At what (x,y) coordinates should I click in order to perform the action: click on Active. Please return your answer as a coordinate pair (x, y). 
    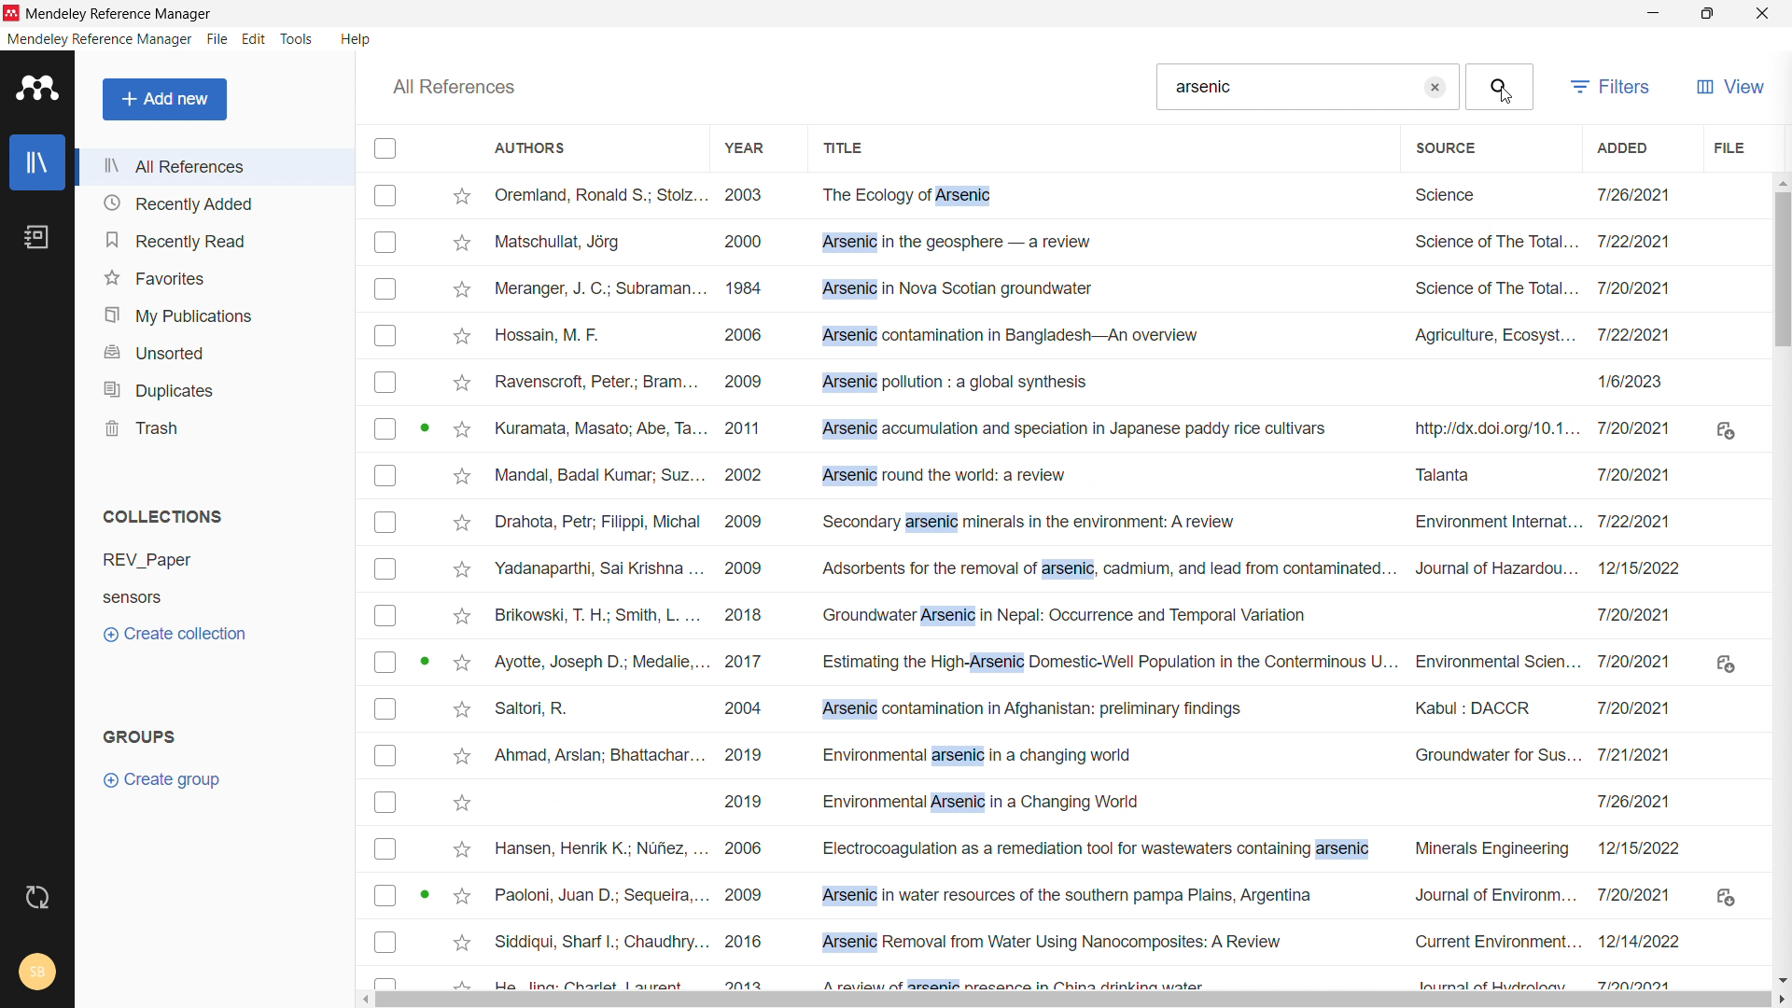
    Looking at the image, I should click on (431, 889).